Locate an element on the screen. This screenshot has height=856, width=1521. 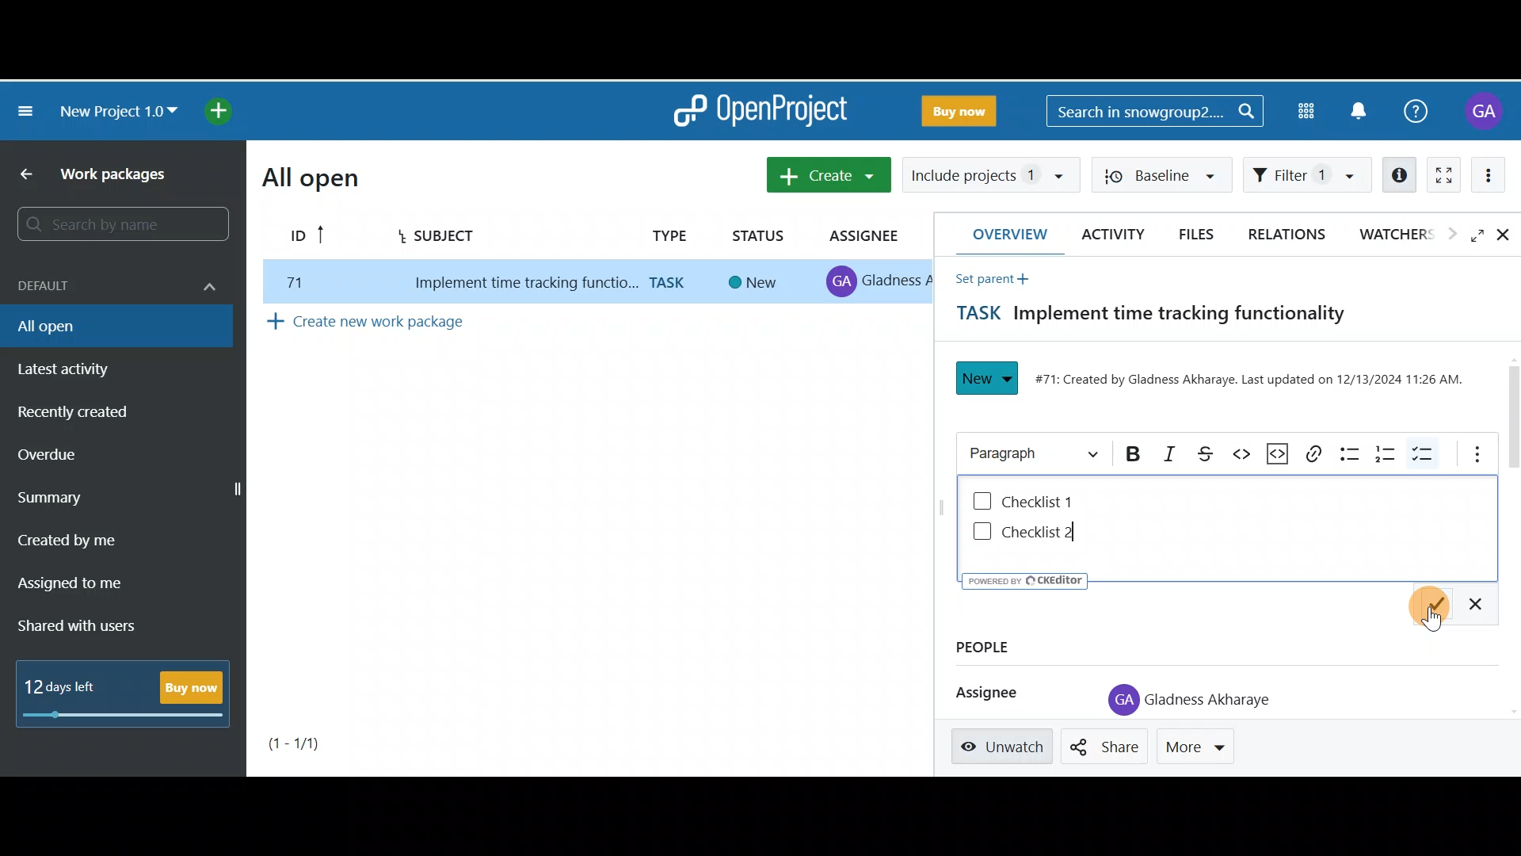
Checklist 2 is located at coordinates (1031, 533).